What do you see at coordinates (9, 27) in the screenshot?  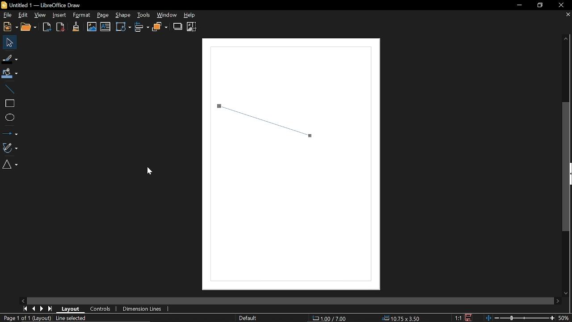 I see `New` at bounding box center [9, 27].